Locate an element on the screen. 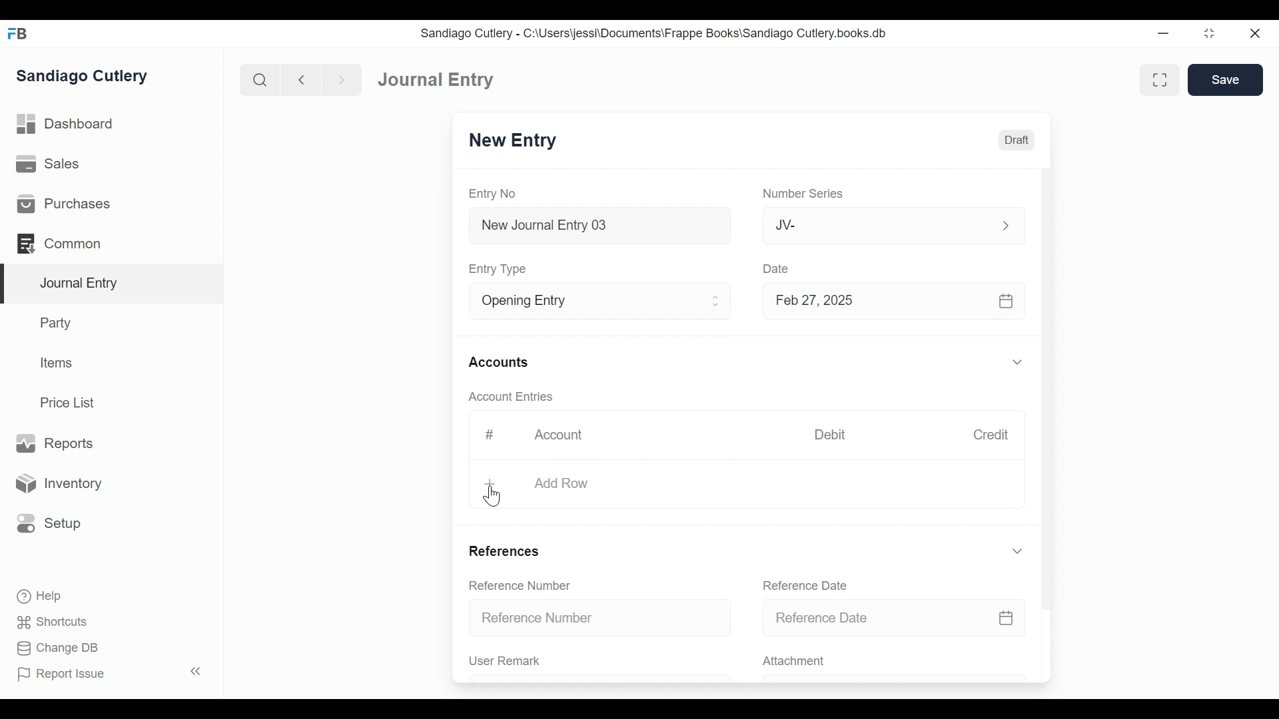  Reports is located at coordinates (59, 443).